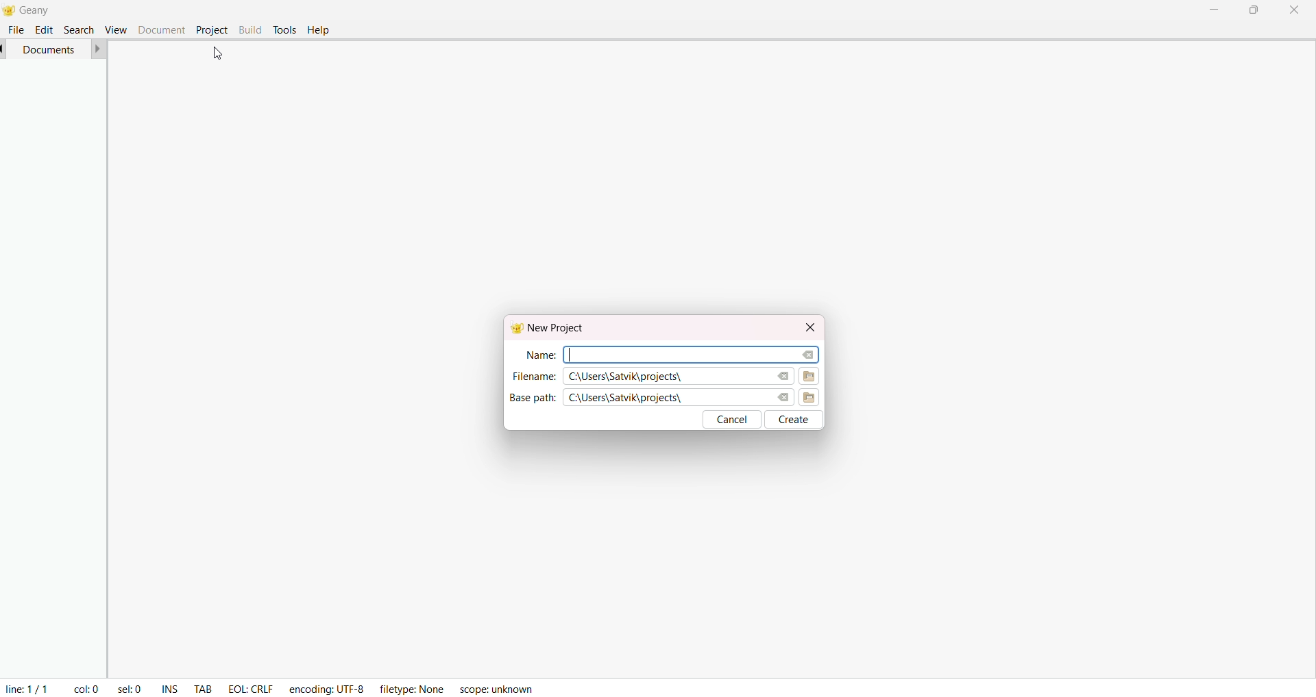 This screenshot has height=697, width=1316. Describe the element at coordinates (781, 396) in the screenshot. I see `clear file name` at that location.